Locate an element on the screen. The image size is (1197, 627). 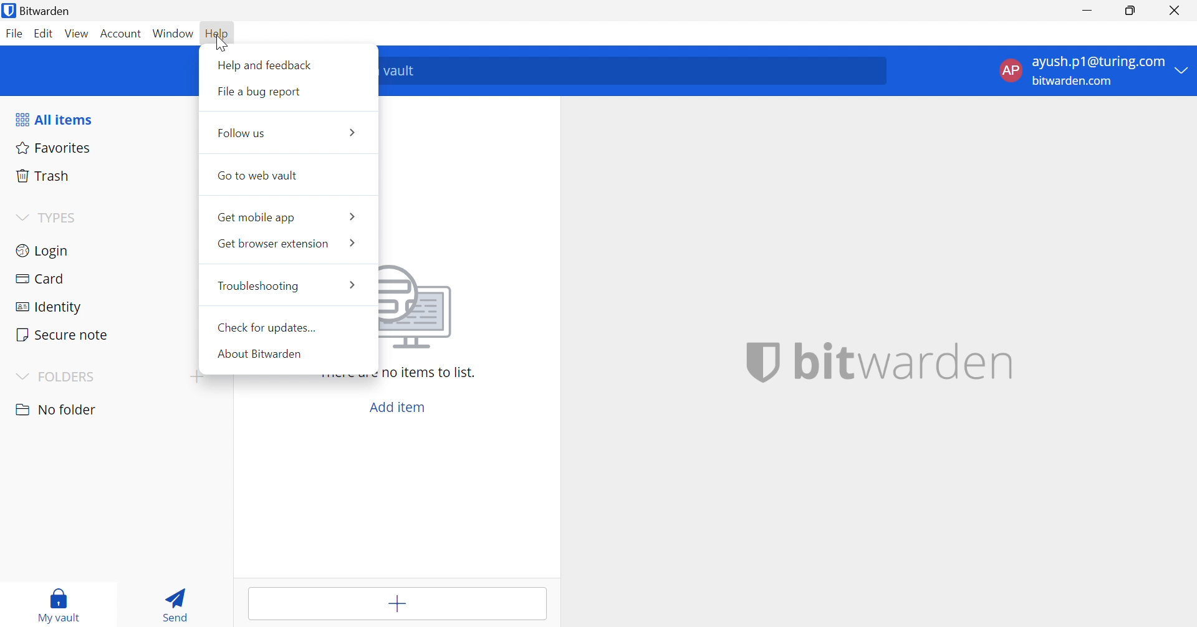
Window is located at coordinates (173, 34).